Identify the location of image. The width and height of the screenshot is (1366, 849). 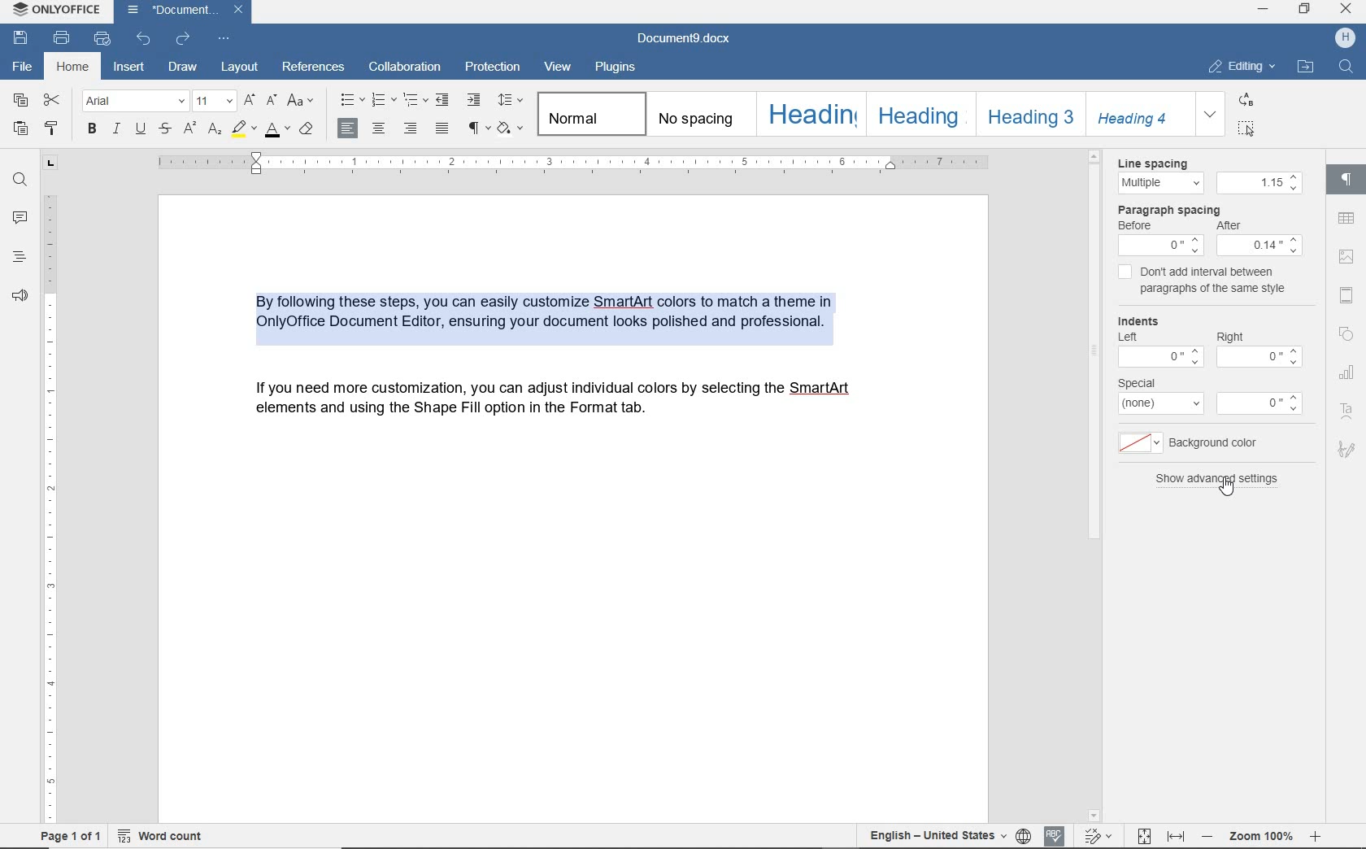
(1347, 255).